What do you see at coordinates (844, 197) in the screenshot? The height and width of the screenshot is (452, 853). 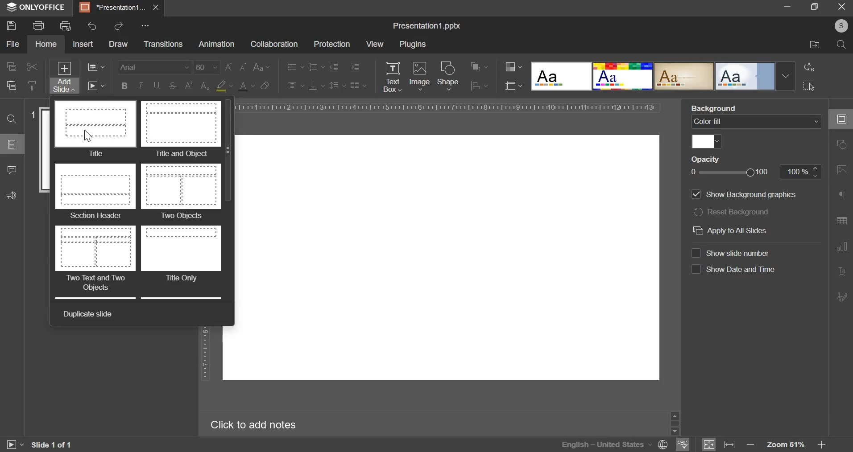 I see `character settings` at bounding box center [844, 197].